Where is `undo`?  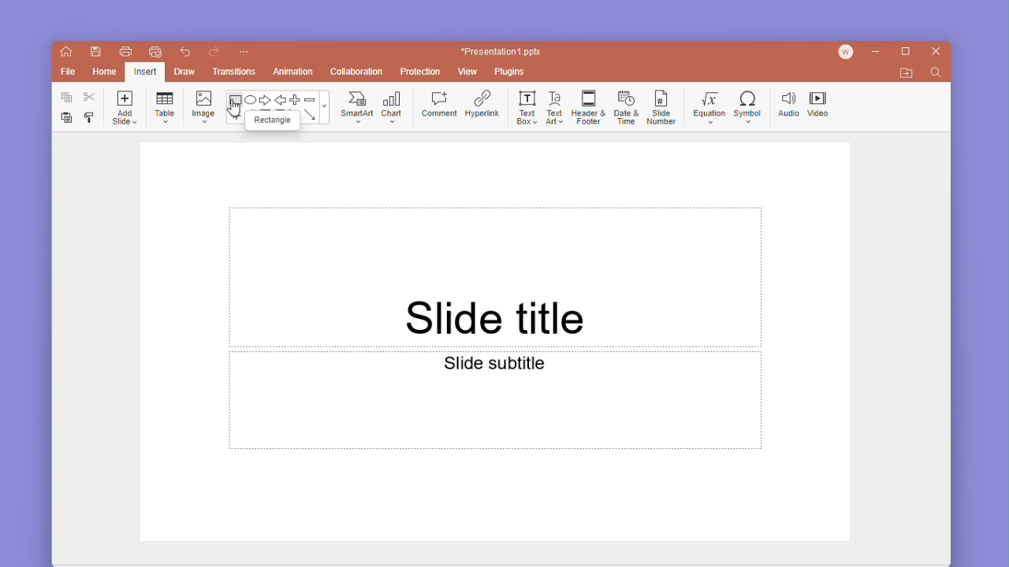
undo is located at coordinates (184, 51).